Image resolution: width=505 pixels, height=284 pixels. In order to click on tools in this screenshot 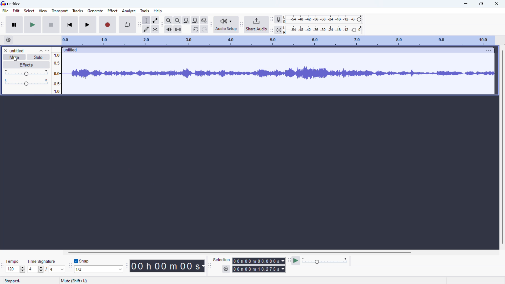, I will do `click(145, 11)`.